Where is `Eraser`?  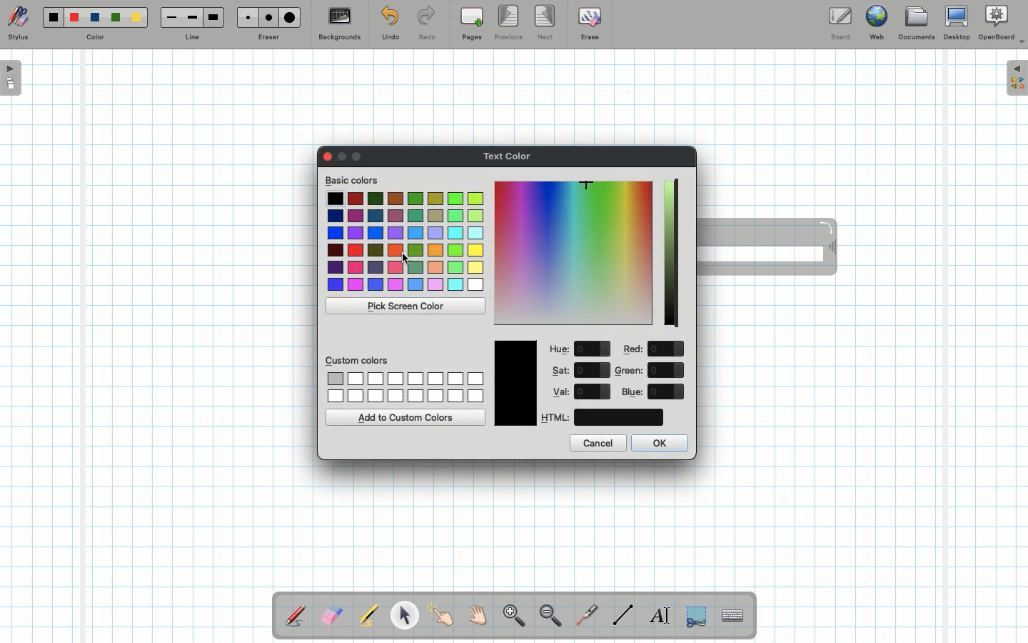
Eraser is located at coordinates (268, 39).